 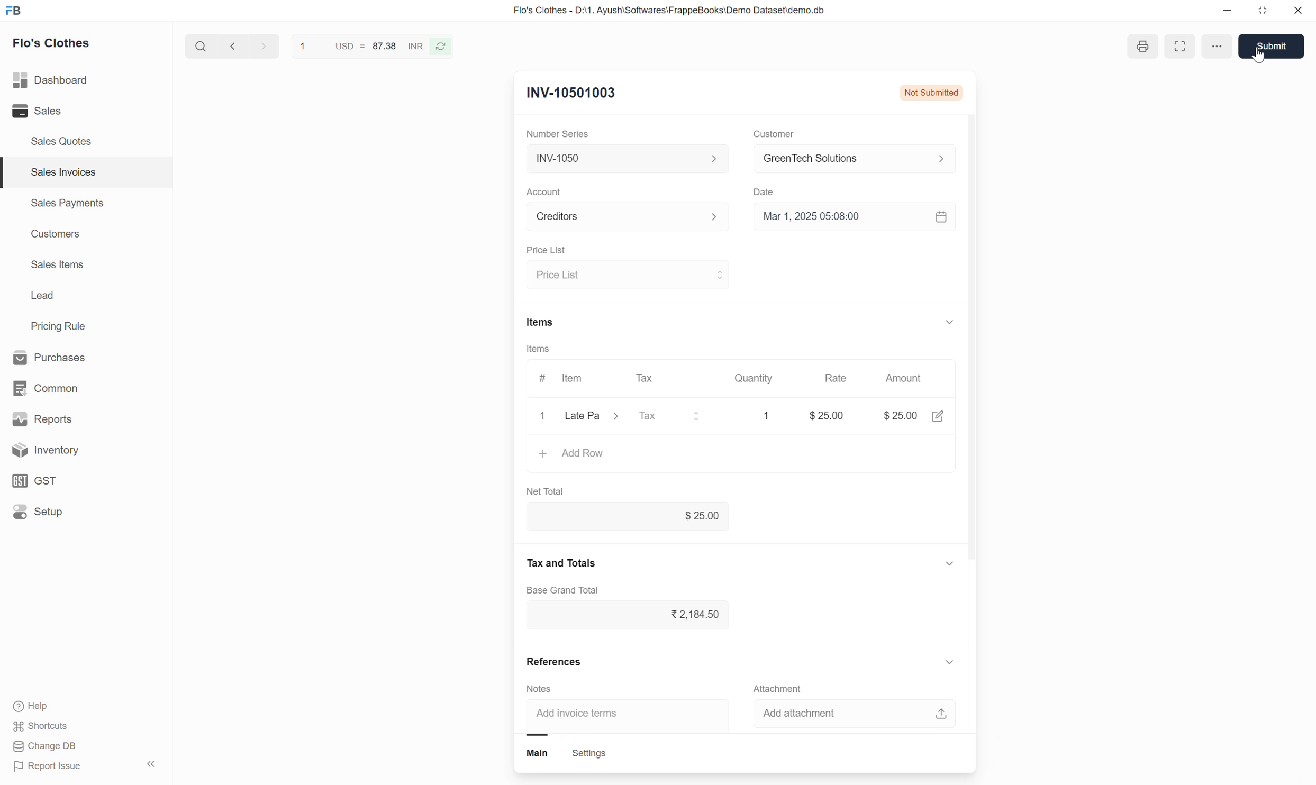 What do you see at coordinates (56, 706) in the screenshot?
I see `Help` at bounding box center [56, 706].